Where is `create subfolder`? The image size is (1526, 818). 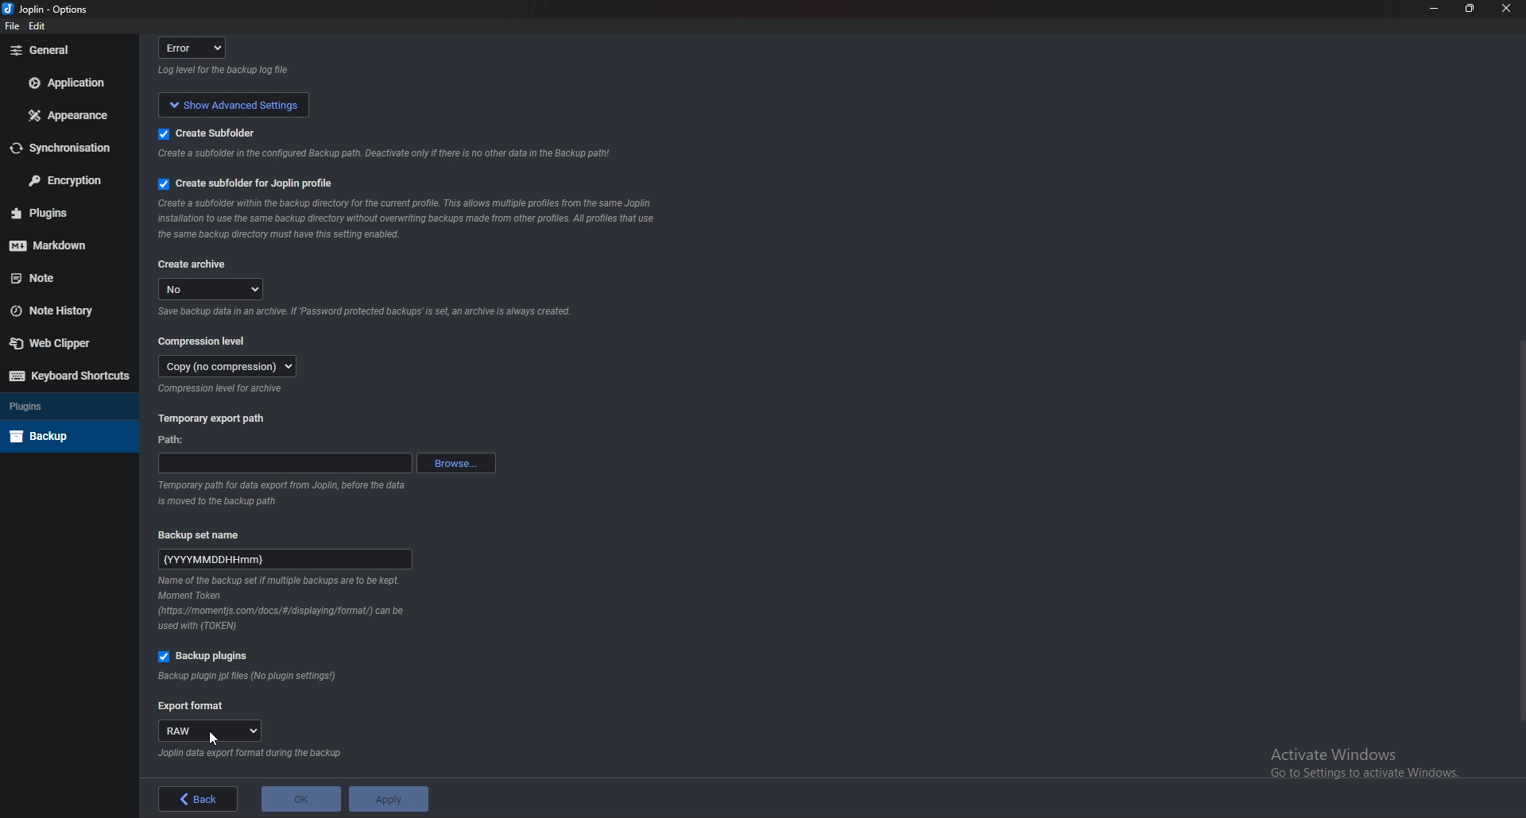
create subfolder is located at coordinates (228, 132).